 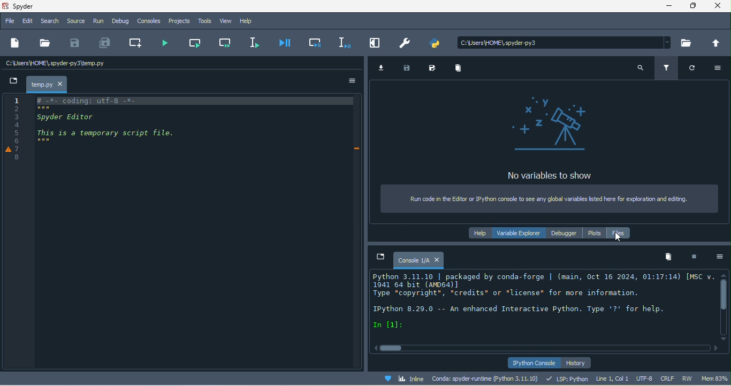 I want to click on option, so click(x=717, y=68).